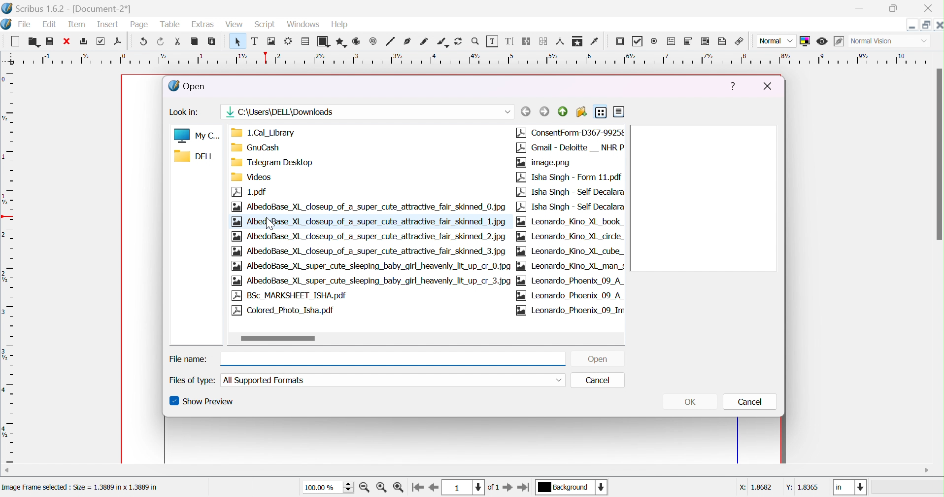  What do you see at coordinates (777, 41) in the screenshot?
I see `normal` at bounding box center [777, 41].